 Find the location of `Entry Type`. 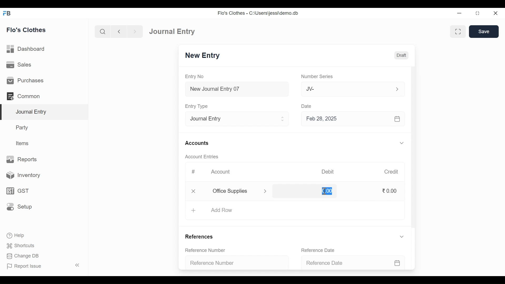

Entry Type is located at coordinates (233, 119).